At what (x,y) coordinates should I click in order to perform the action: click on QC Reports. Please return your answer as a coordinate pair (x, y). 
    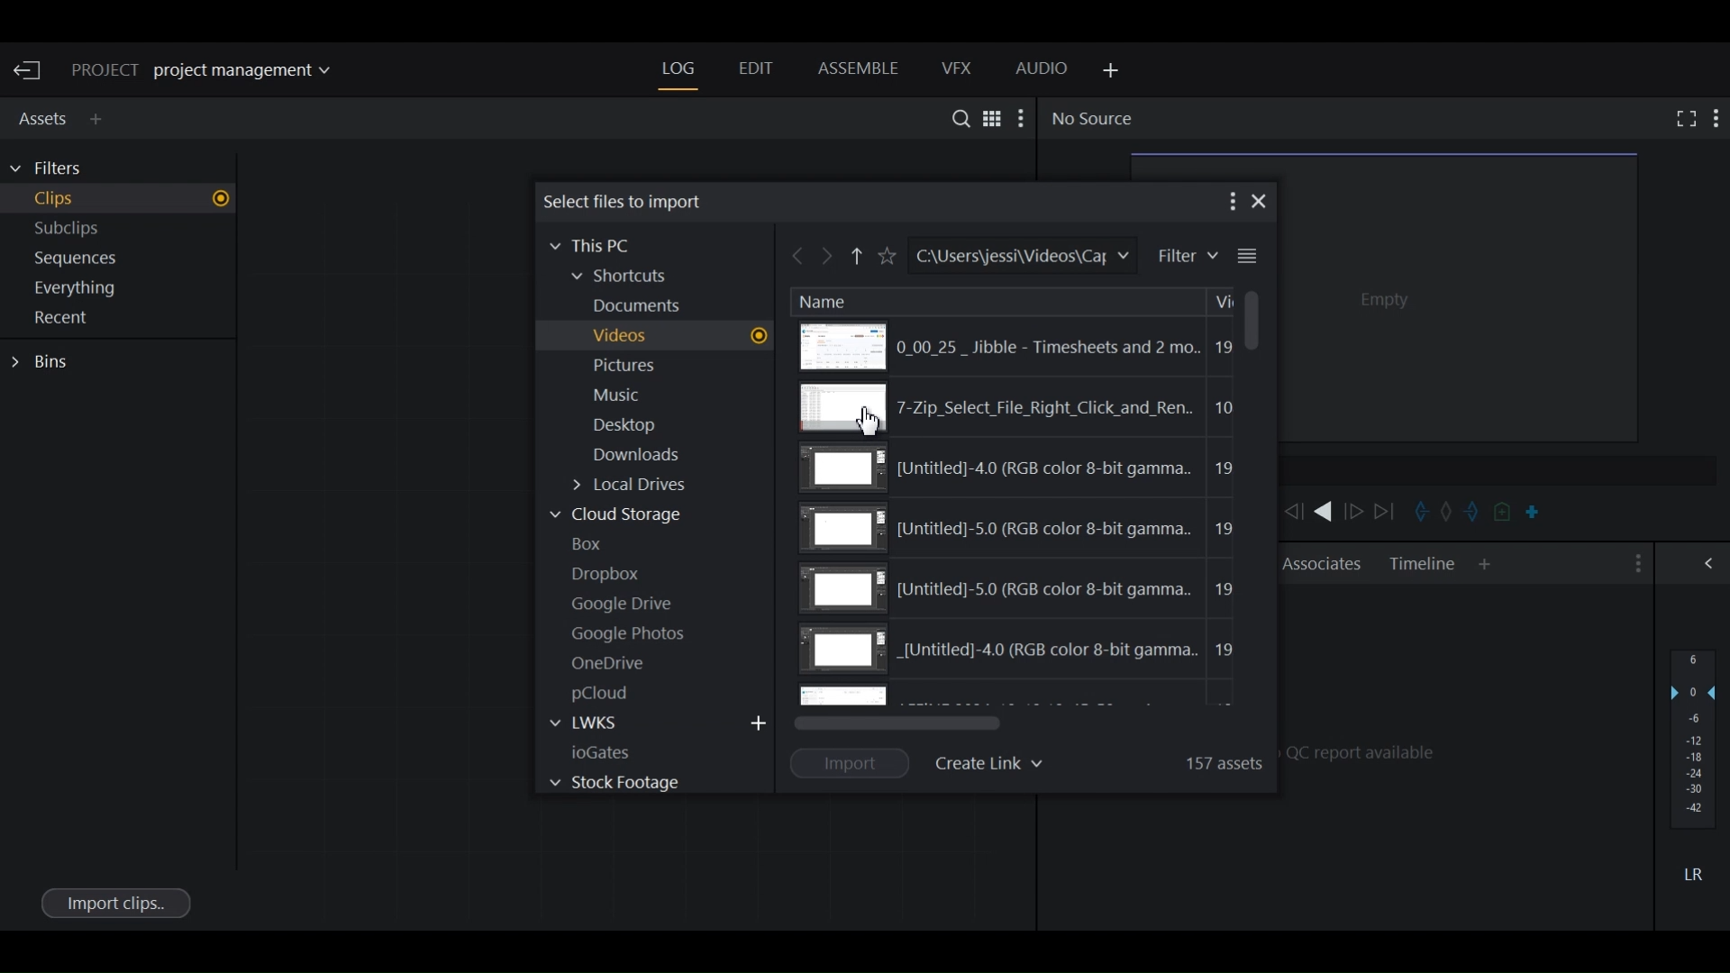
    Looking at the image, I should click on (1466, 750).